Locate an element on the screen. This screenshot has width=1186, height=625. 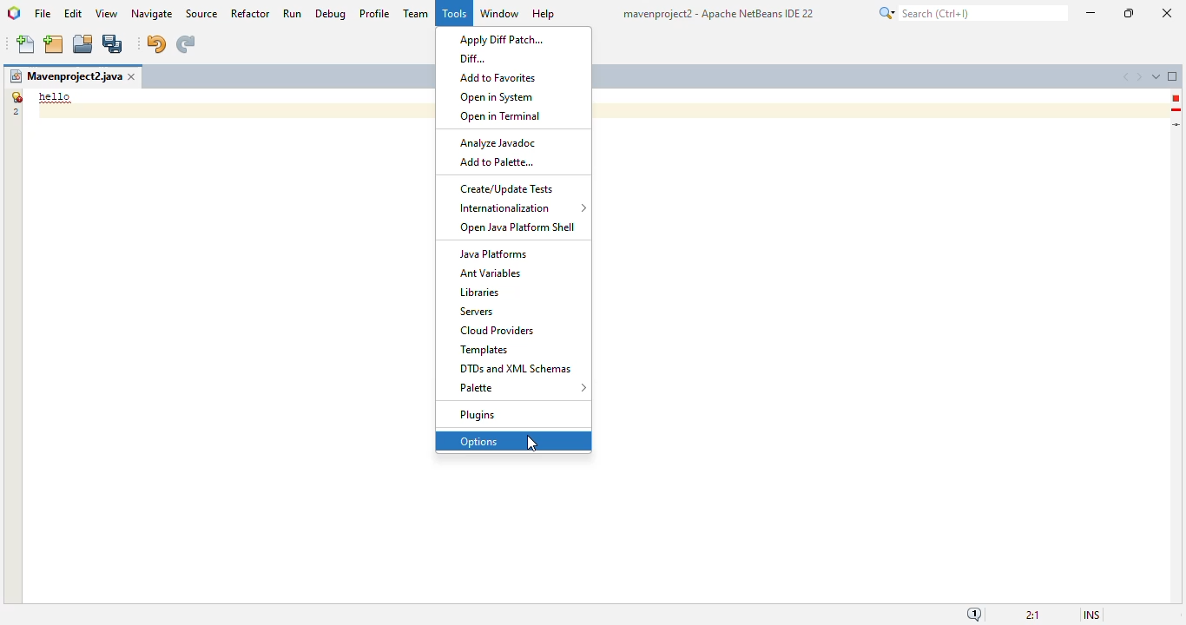
templates is located at coordinates (484, 350).